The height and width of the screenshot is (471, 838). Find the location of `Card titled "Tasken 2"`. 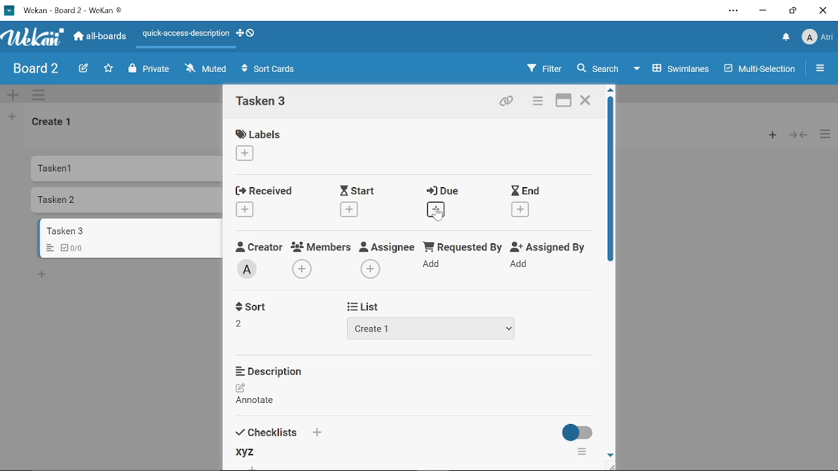

Card titled "Tasken 2" is located at coordinates (126, 201).